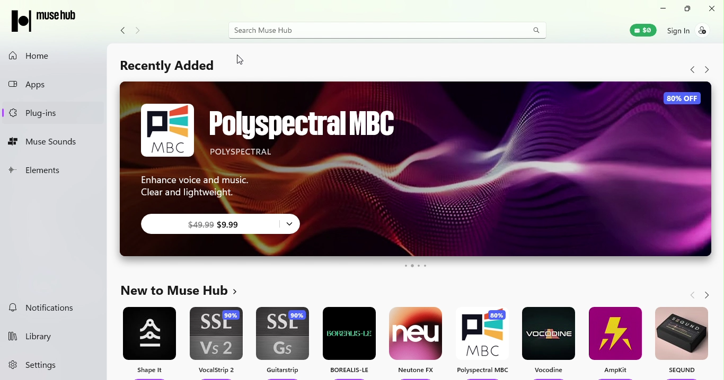 The width and height of the screenshot is (724, 380). Describe the element at coordinates (707, 295) in the screenshot. I see `Navigate forward` at that location.